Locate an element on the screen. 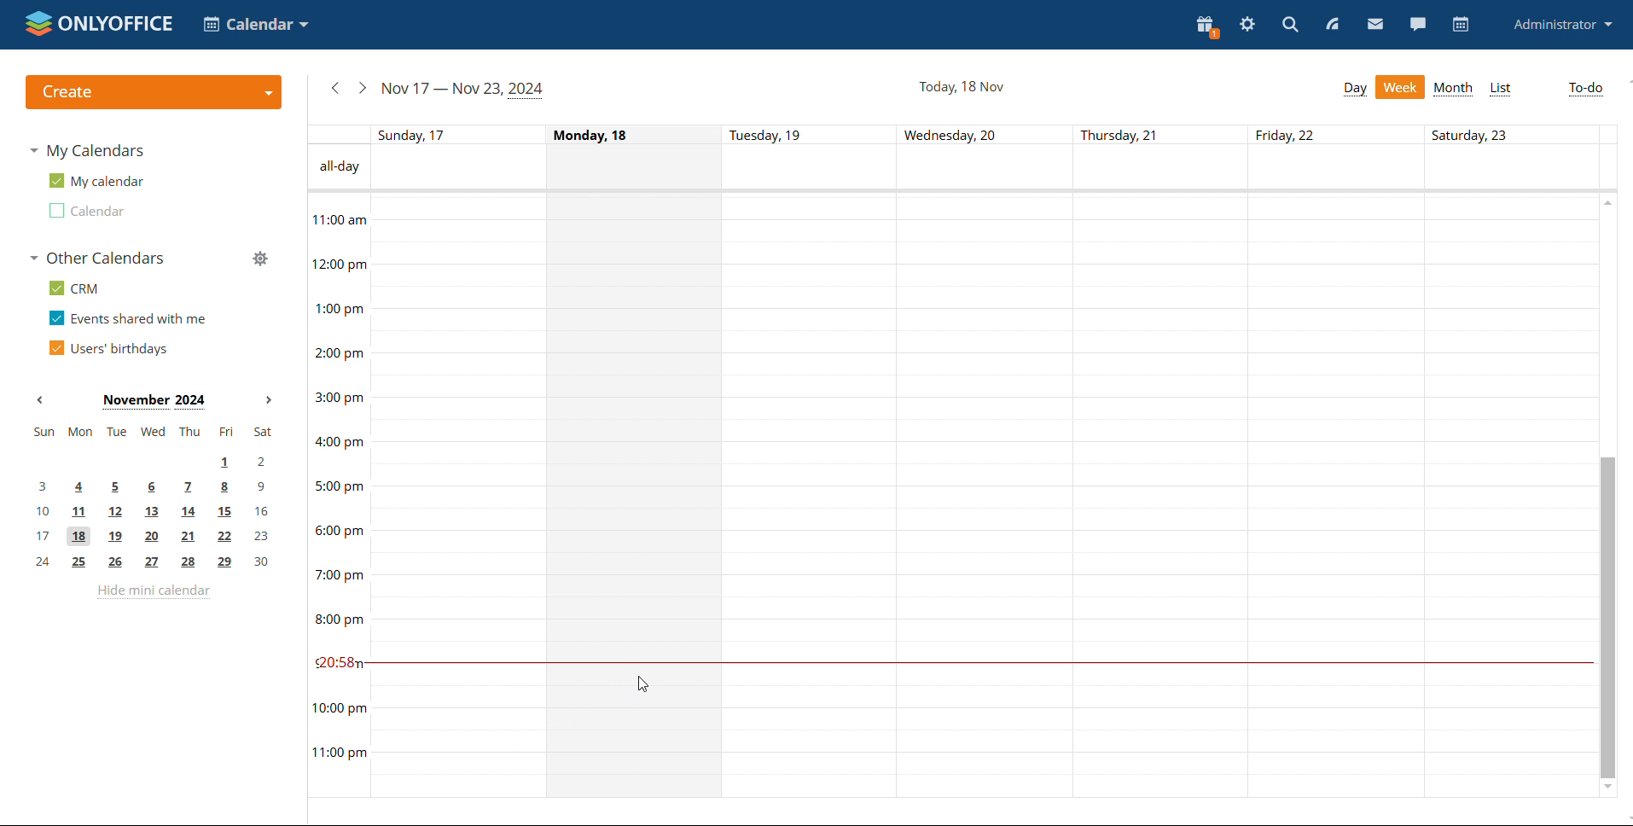 Image resolution: width=1633 pixels, height=826 pixels. Friday is located at coordinates (1337, 496).